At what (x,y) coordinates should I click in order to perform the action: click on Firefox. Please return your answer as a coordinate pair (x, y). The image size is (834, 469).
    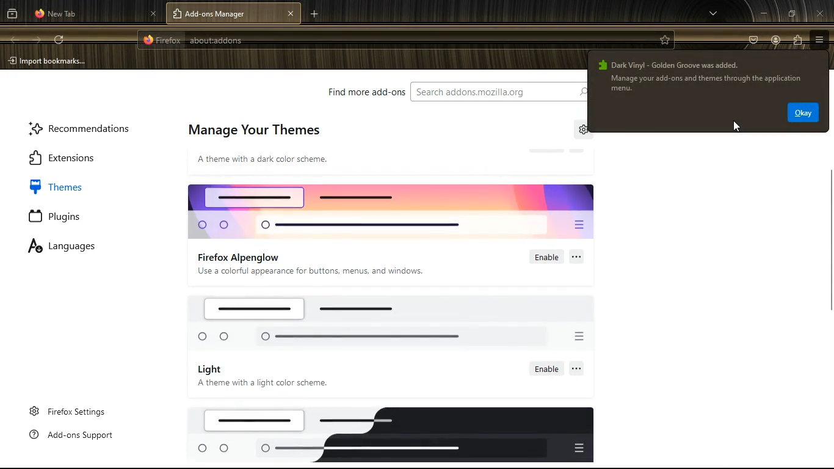
    Looking at the image, I should click on (162, 39).